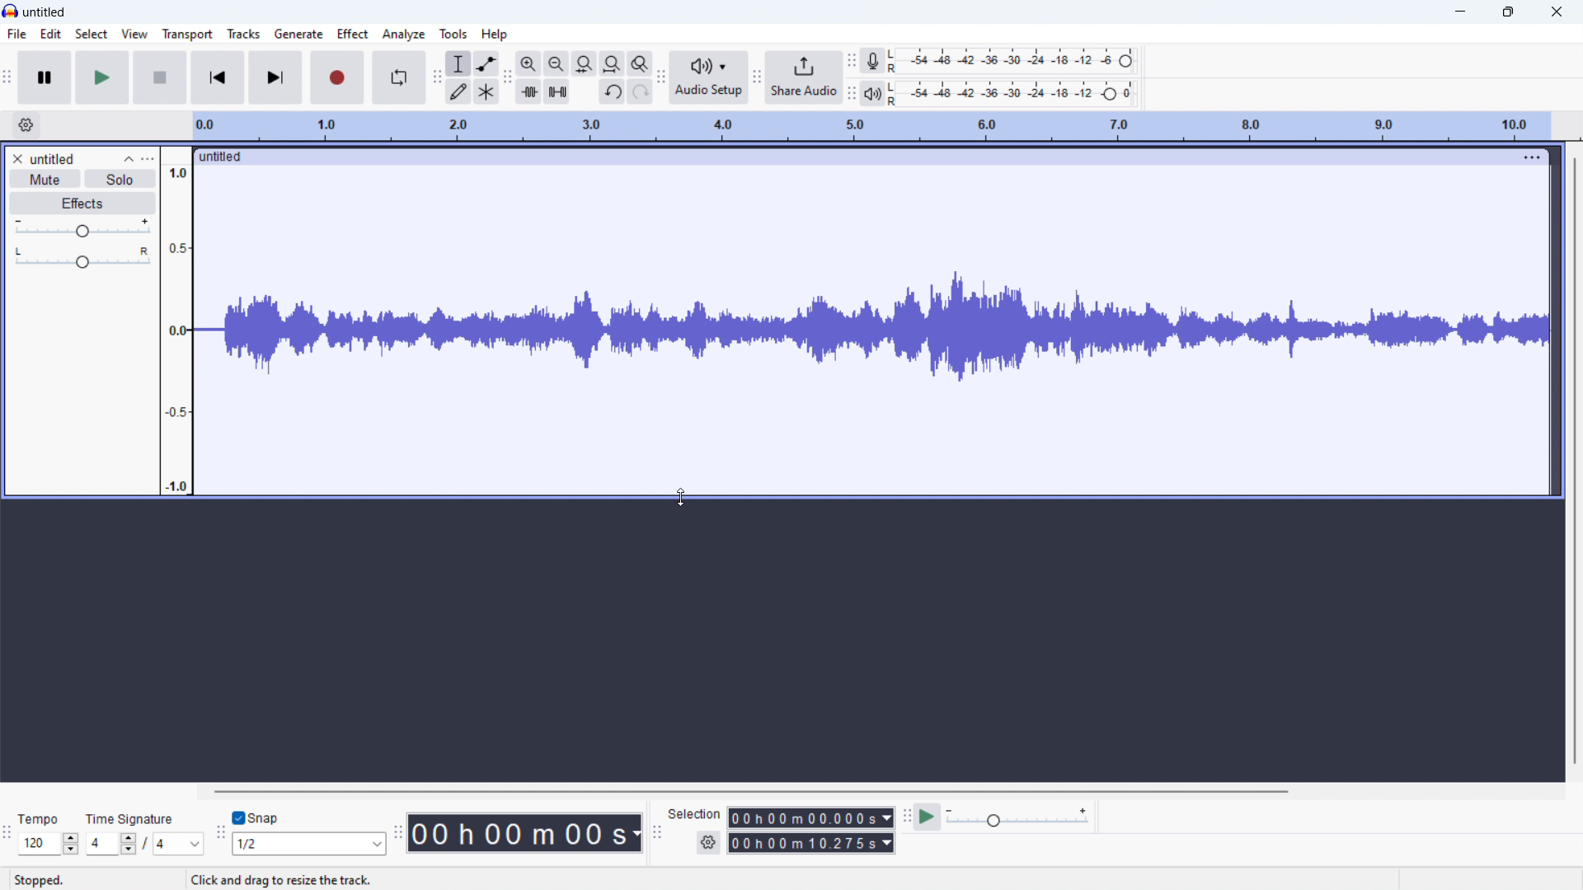 The height and width of the screenshot is (890, 1583). I want to click on selection settings, so click(709, 842).